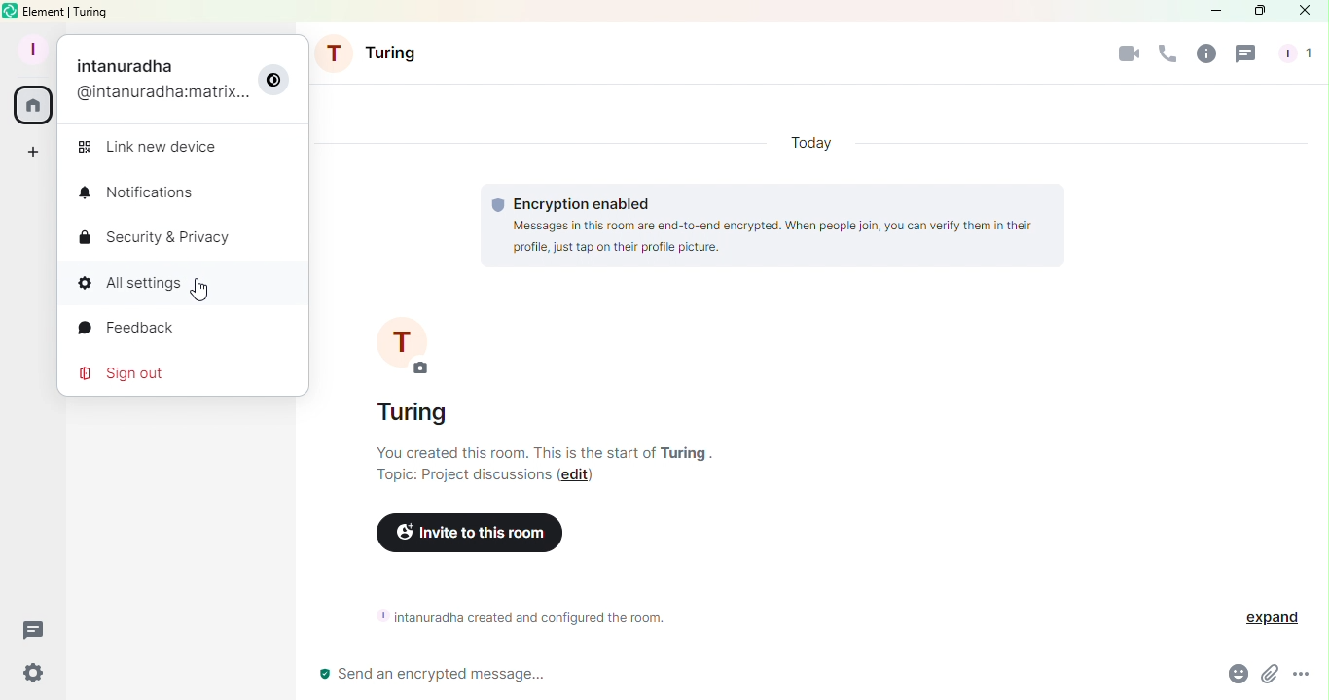 Image resolution: width=1329 pixels, height=700 pixels. I want to click on Profile picture, so click(410, 342).